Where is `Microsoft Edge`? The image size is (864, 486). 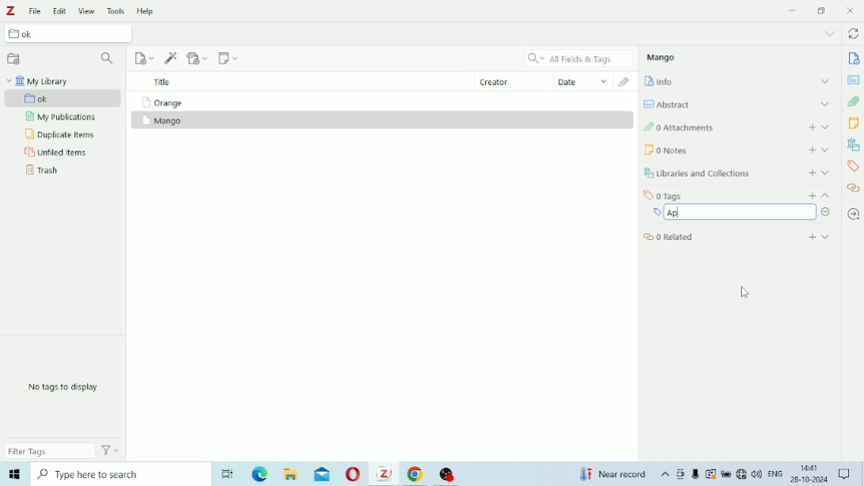
Microsoft Edge is located at coordinates (260, 475).